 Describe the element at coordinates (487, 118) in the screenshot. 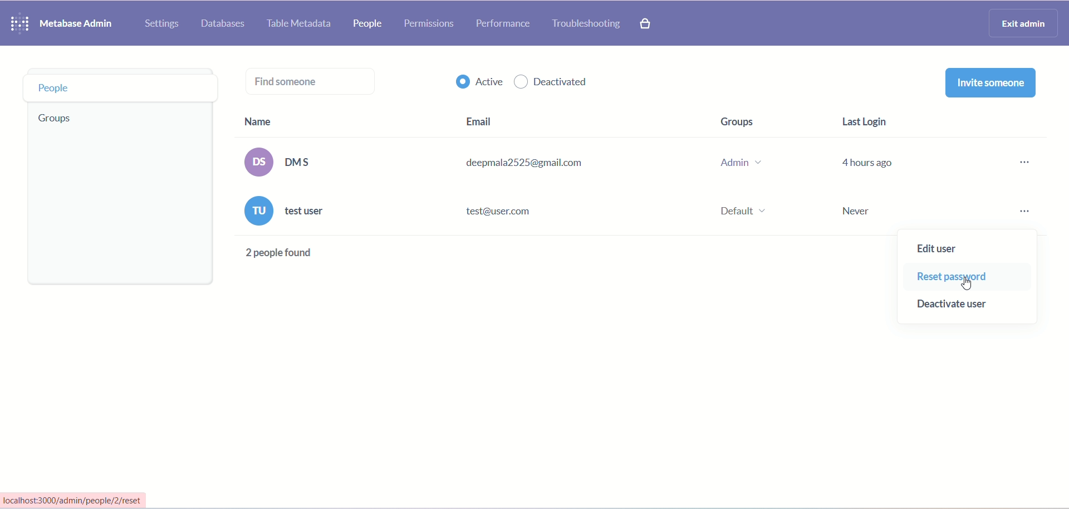

I see `email` at that location.